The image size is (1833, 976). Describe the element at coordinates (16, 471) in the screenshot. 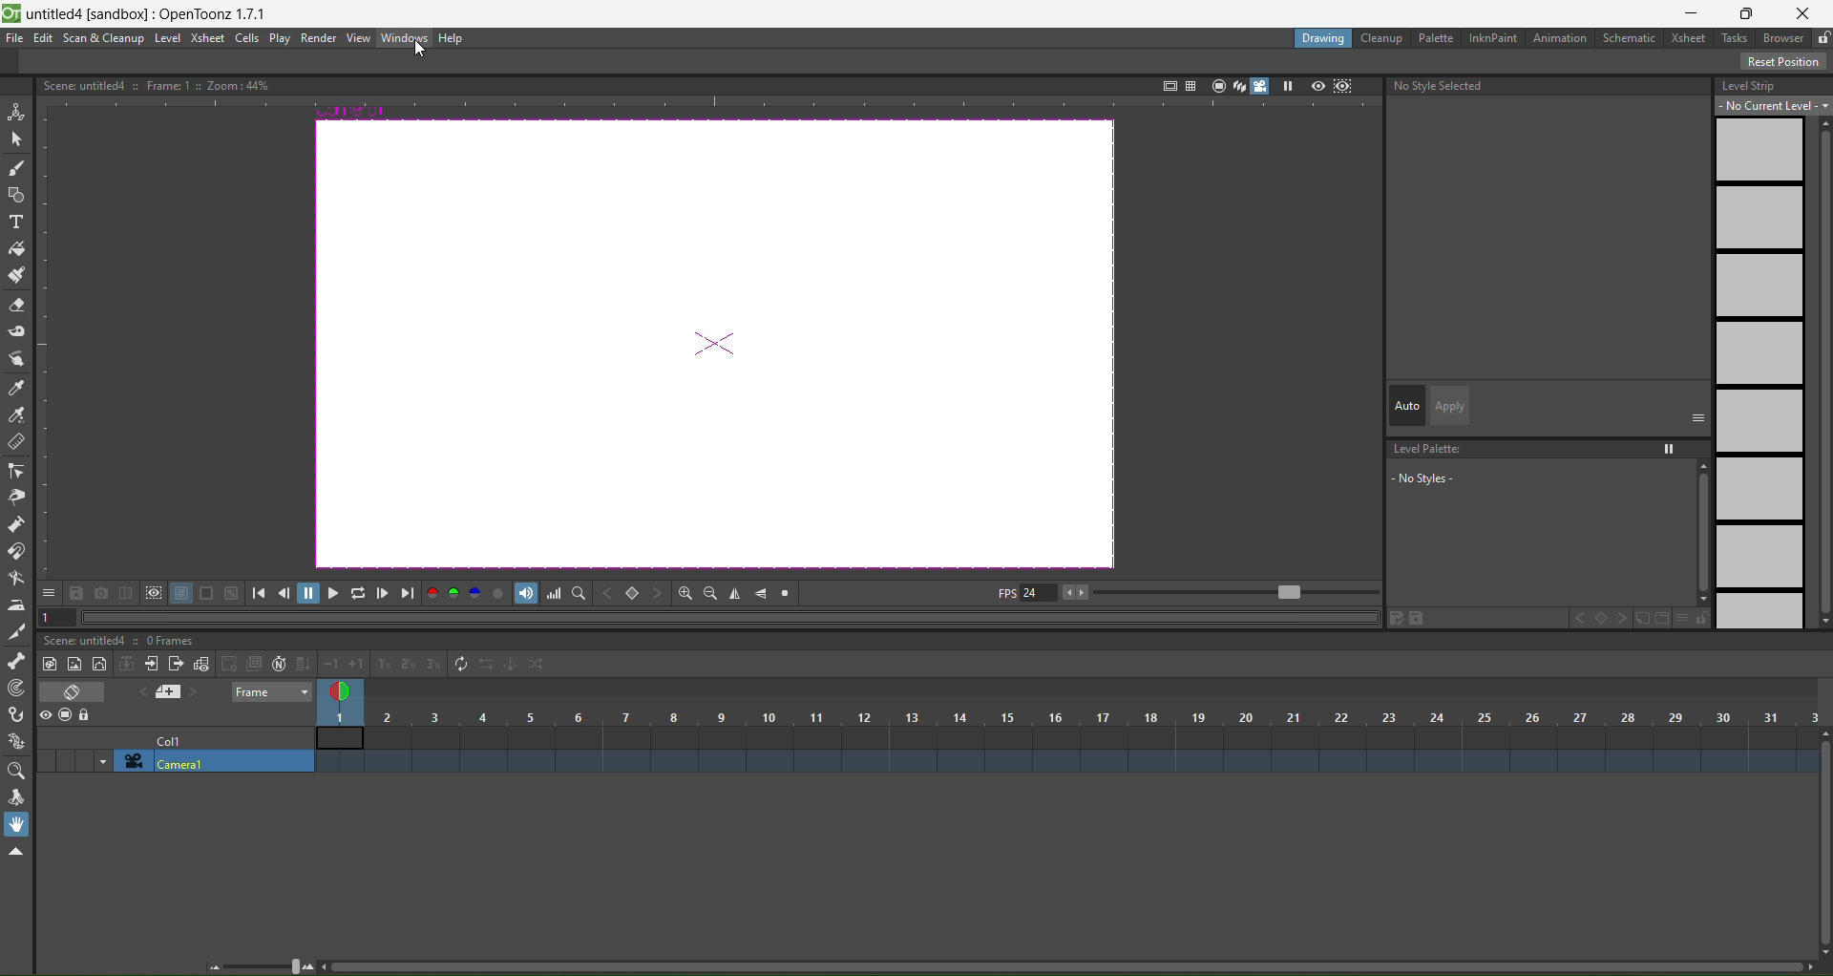

I see `control point editor` at that location.